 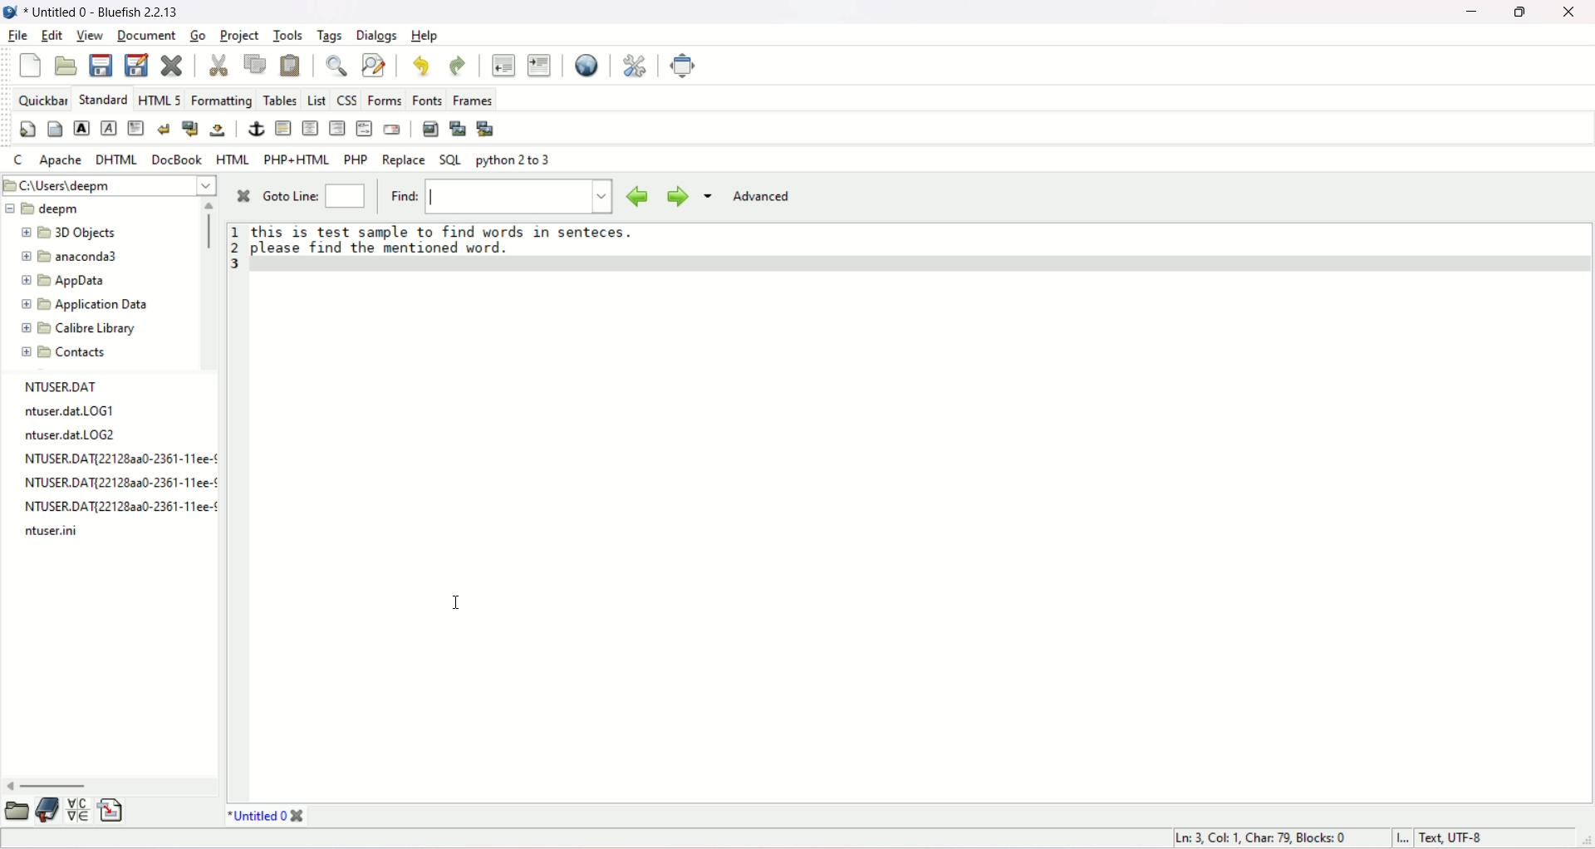 What do you see at coordinates (19, 159) in the screenshot?
I see `C` at bounding box center [19, 159].